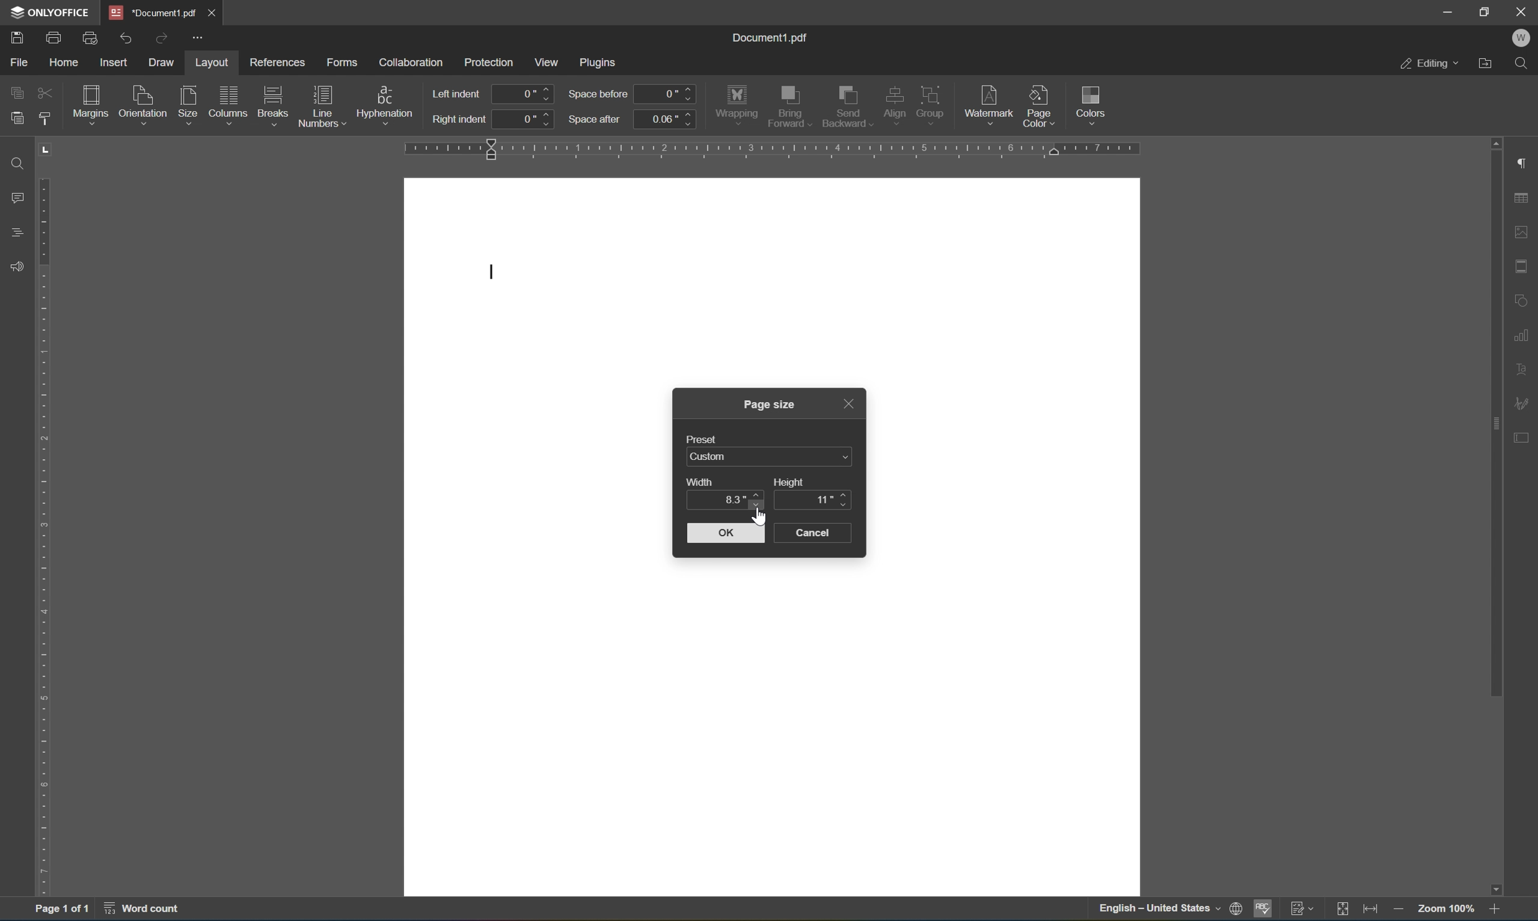 The width and height of the screenshot is (1538, 921). Describe the element at coordinates (14, 198) in the screenshot. I see `comments` at that location.